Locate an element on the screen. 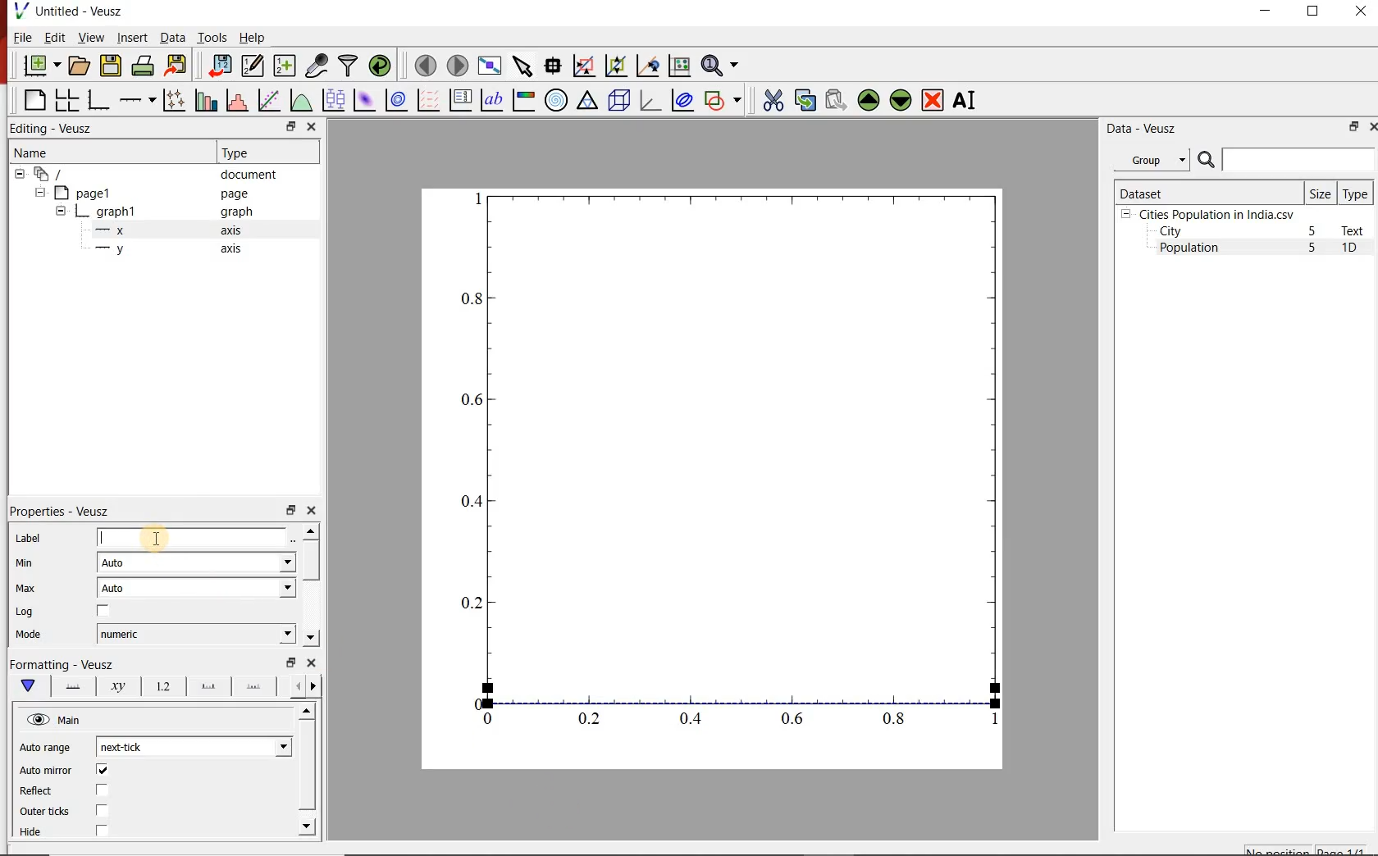 This screenshot has width=1378, height=856. restore is located at coordinates (290, 662).